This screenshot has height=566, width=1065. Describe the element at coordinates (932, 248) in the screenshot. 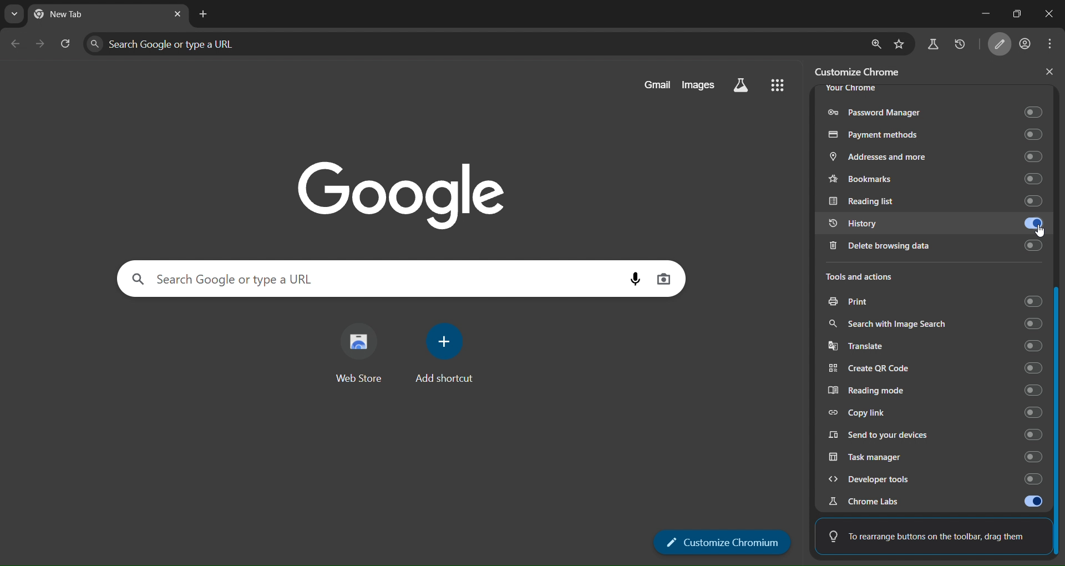

I see `delete brosing data` at that location.